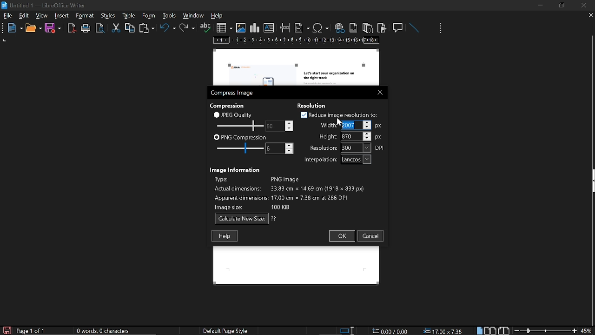  What do you see at coordinates (7, 330) in the screenshot?
I see `save` at bounding box center [7, 330].